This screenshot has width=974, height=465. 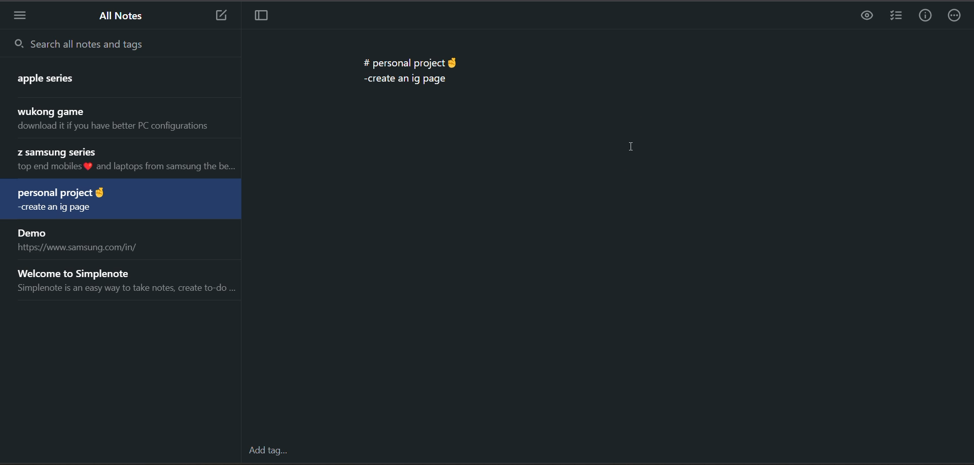 What do you see at coordinates (219, 16) in the screenshot?
I see `new note` at bounding box center [219, 16].